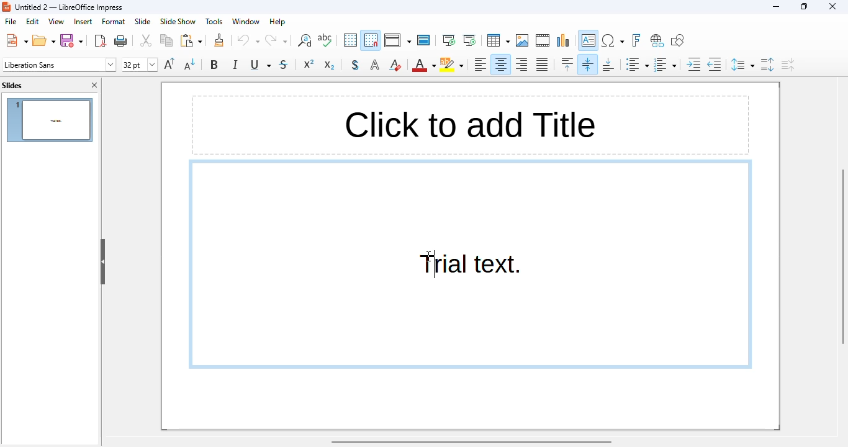 This screenshot has width=848, height=447. I want to click on cut, so click(147, 40).